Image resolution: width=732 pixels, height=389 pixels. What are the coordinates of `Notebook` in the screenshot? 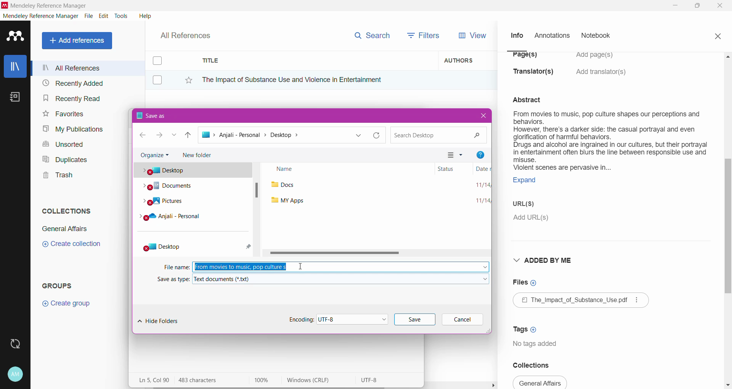 It's located at (598, 36).